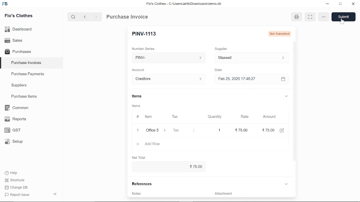  I want to click on cursor, so click(341, 21).